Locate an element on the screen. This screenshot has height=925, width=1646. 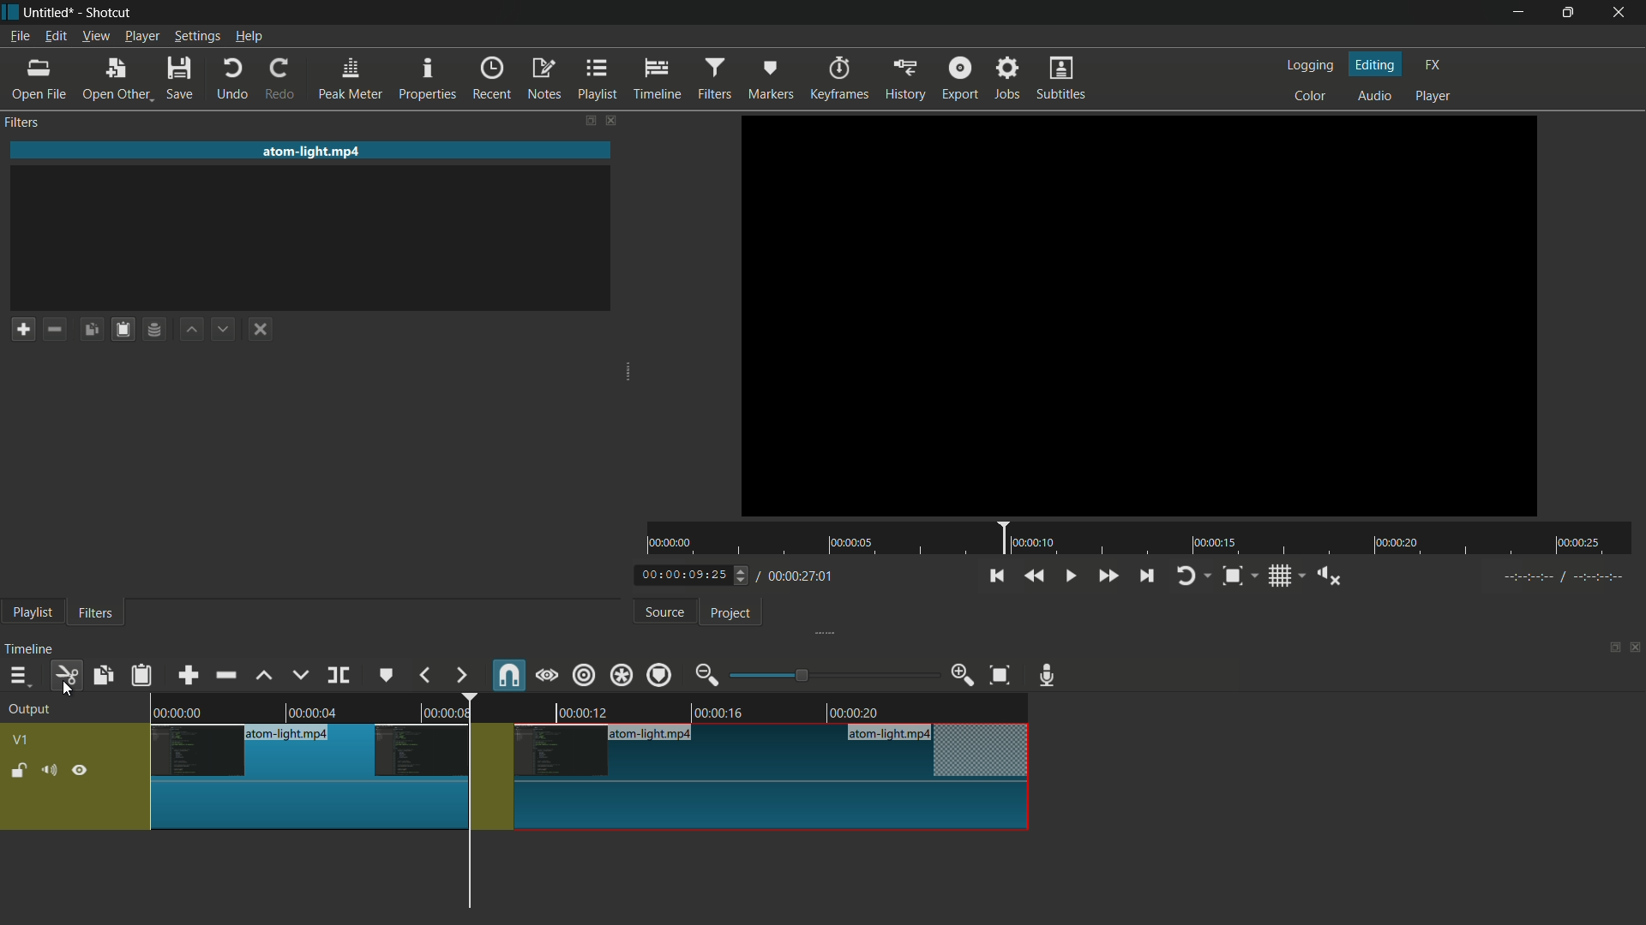
save is located at coordinates (181, 78).